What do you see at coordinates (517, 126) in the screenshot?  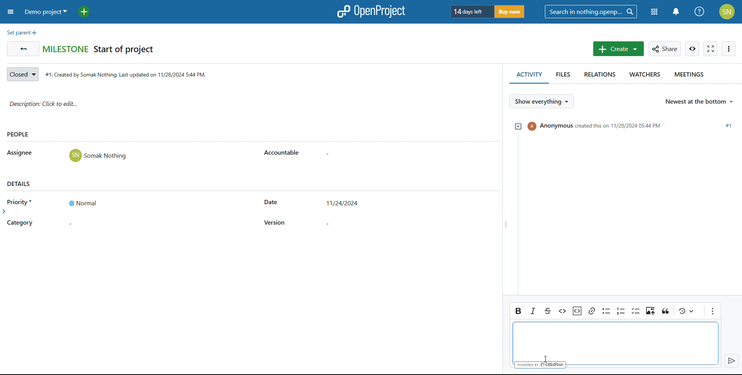 I see `expand/collapse` at bounding box center [517, 126].